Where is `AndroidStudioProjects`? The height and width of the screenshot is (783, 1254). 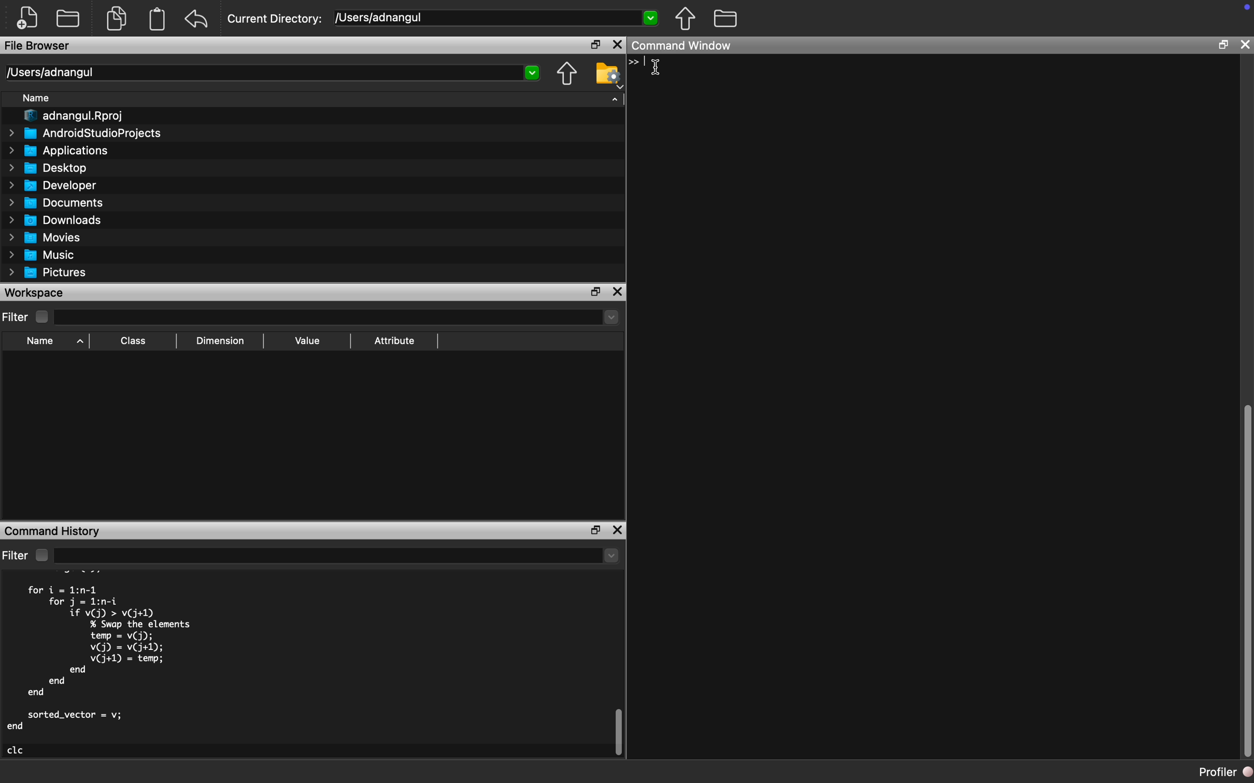 AndroidStudioProjects is located at coordinates (83, 134).